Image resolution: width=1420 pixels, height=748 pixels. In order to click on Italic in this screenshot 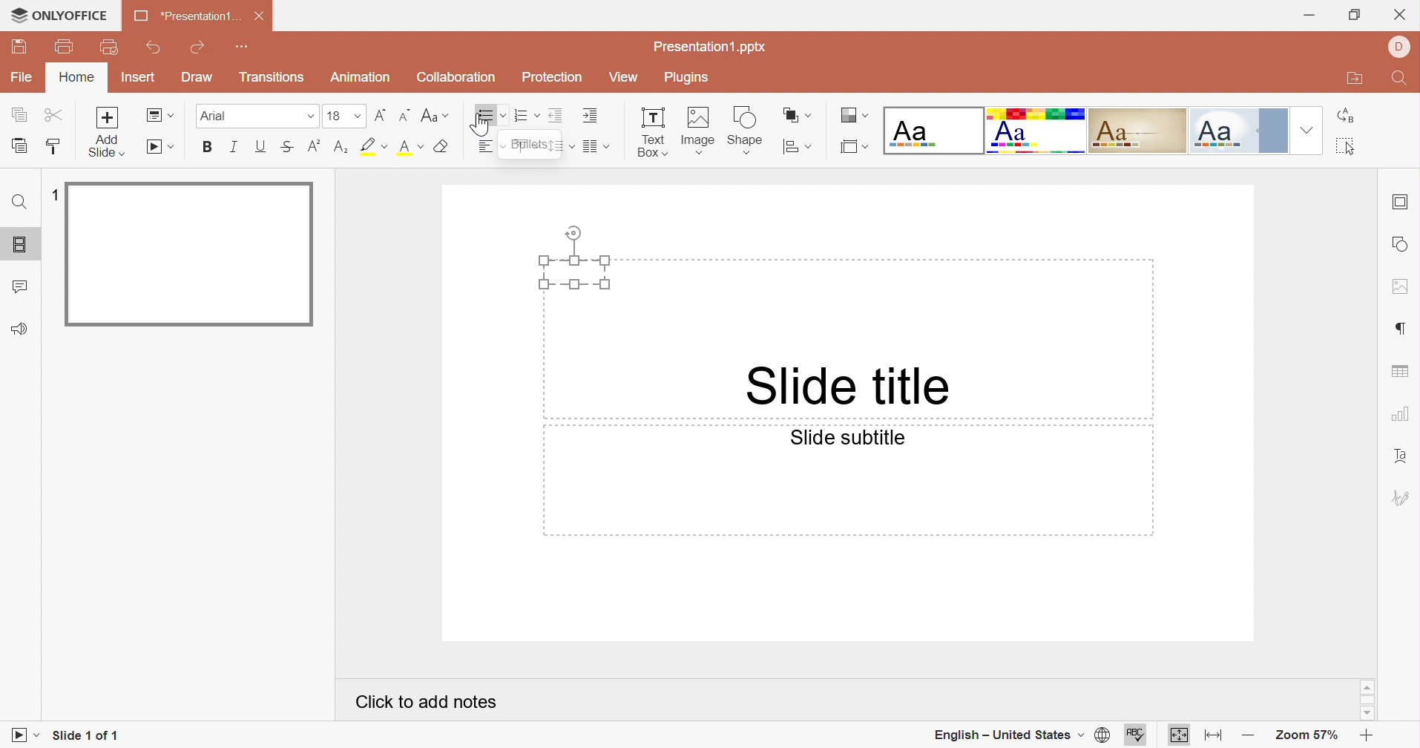, I will do `click(233, 146)`.